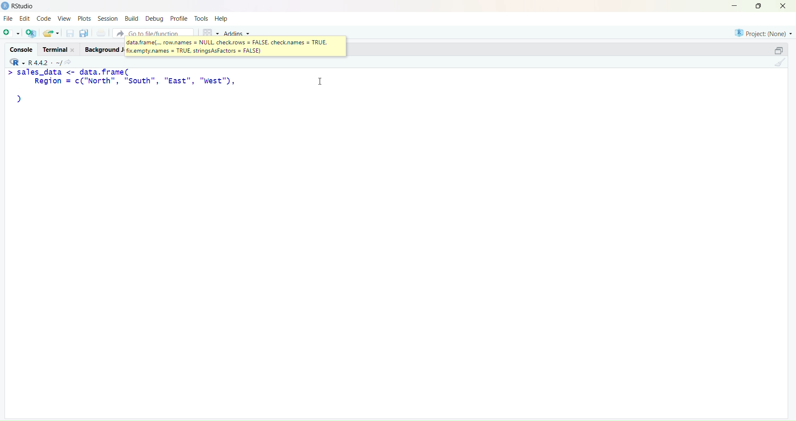 The image size is (796, 421). I want to click on Plots, so click(84, 17).